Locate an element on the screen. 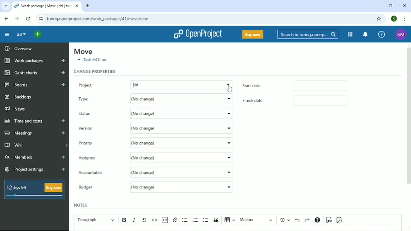 This screenshot has width=411, height=231. Insert table is located at coordinates (230, 220).